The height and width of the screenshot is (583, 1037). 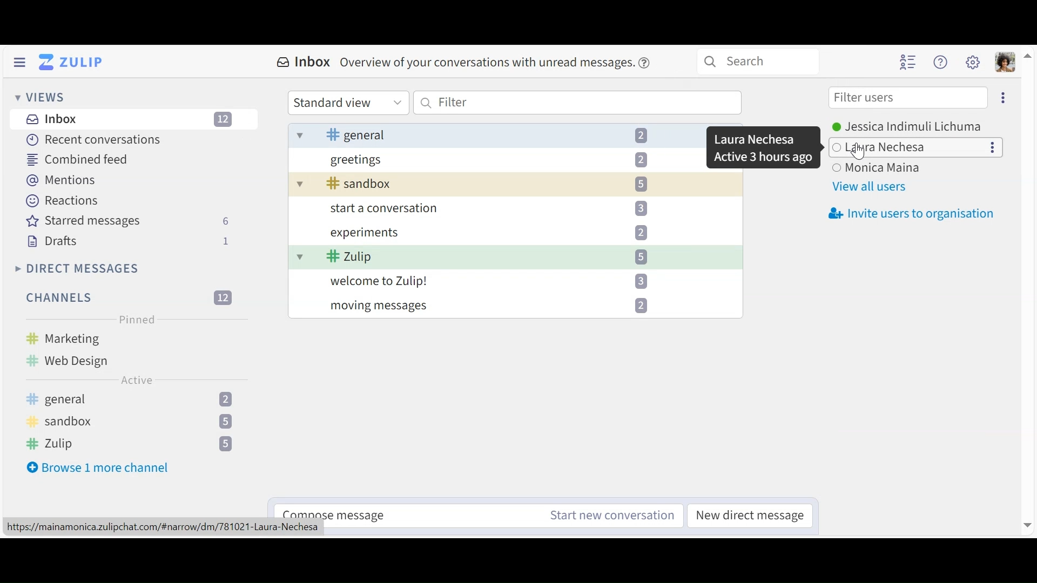 I want to click on Invite users to organisation, so click(x=906, y=214).